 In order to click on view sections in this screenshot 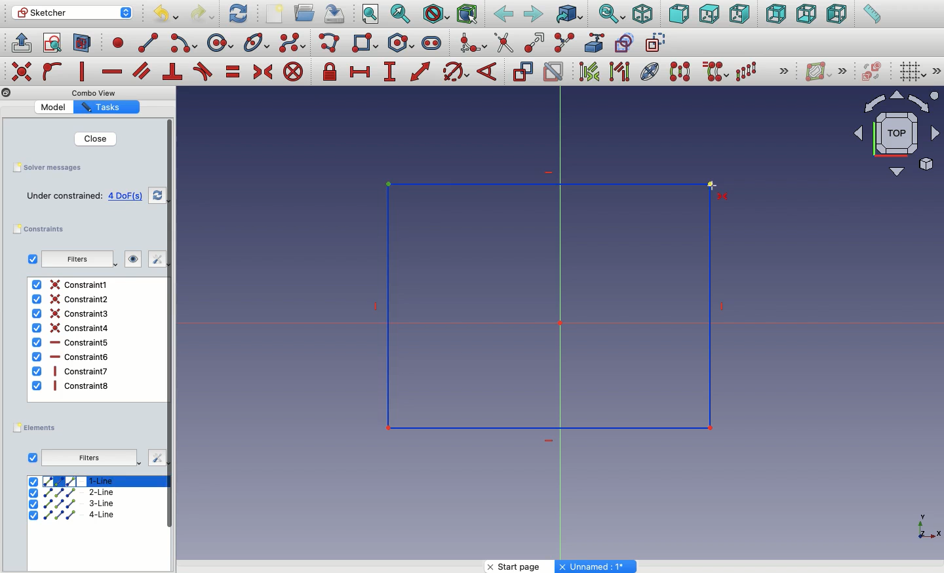, I will do `click(85, 44)`.